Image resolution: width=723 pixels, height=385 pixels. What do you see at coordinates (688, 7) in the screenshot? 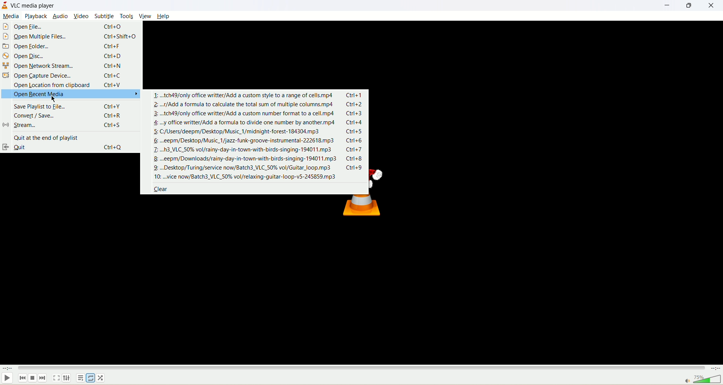
I see `maximize` at bounding box center [688, 7].